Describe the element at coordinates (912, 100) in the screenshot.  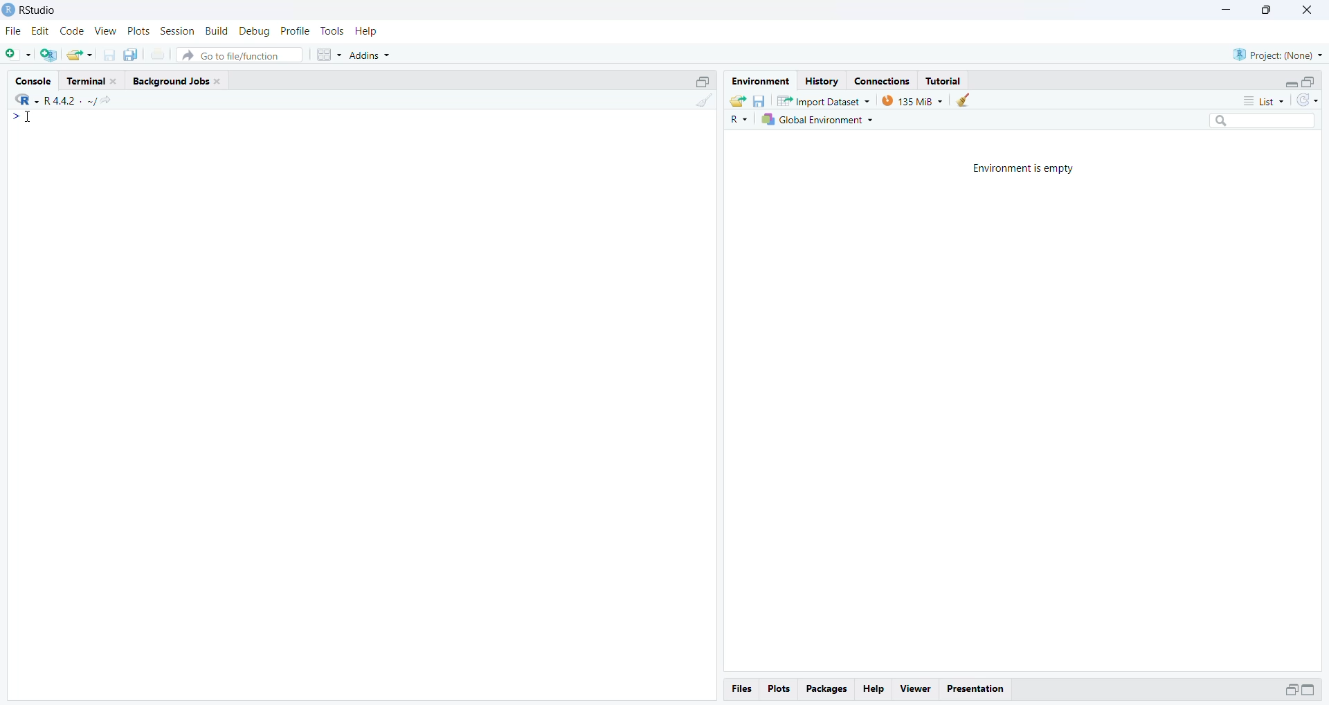
I see `135 MiB` at that location.